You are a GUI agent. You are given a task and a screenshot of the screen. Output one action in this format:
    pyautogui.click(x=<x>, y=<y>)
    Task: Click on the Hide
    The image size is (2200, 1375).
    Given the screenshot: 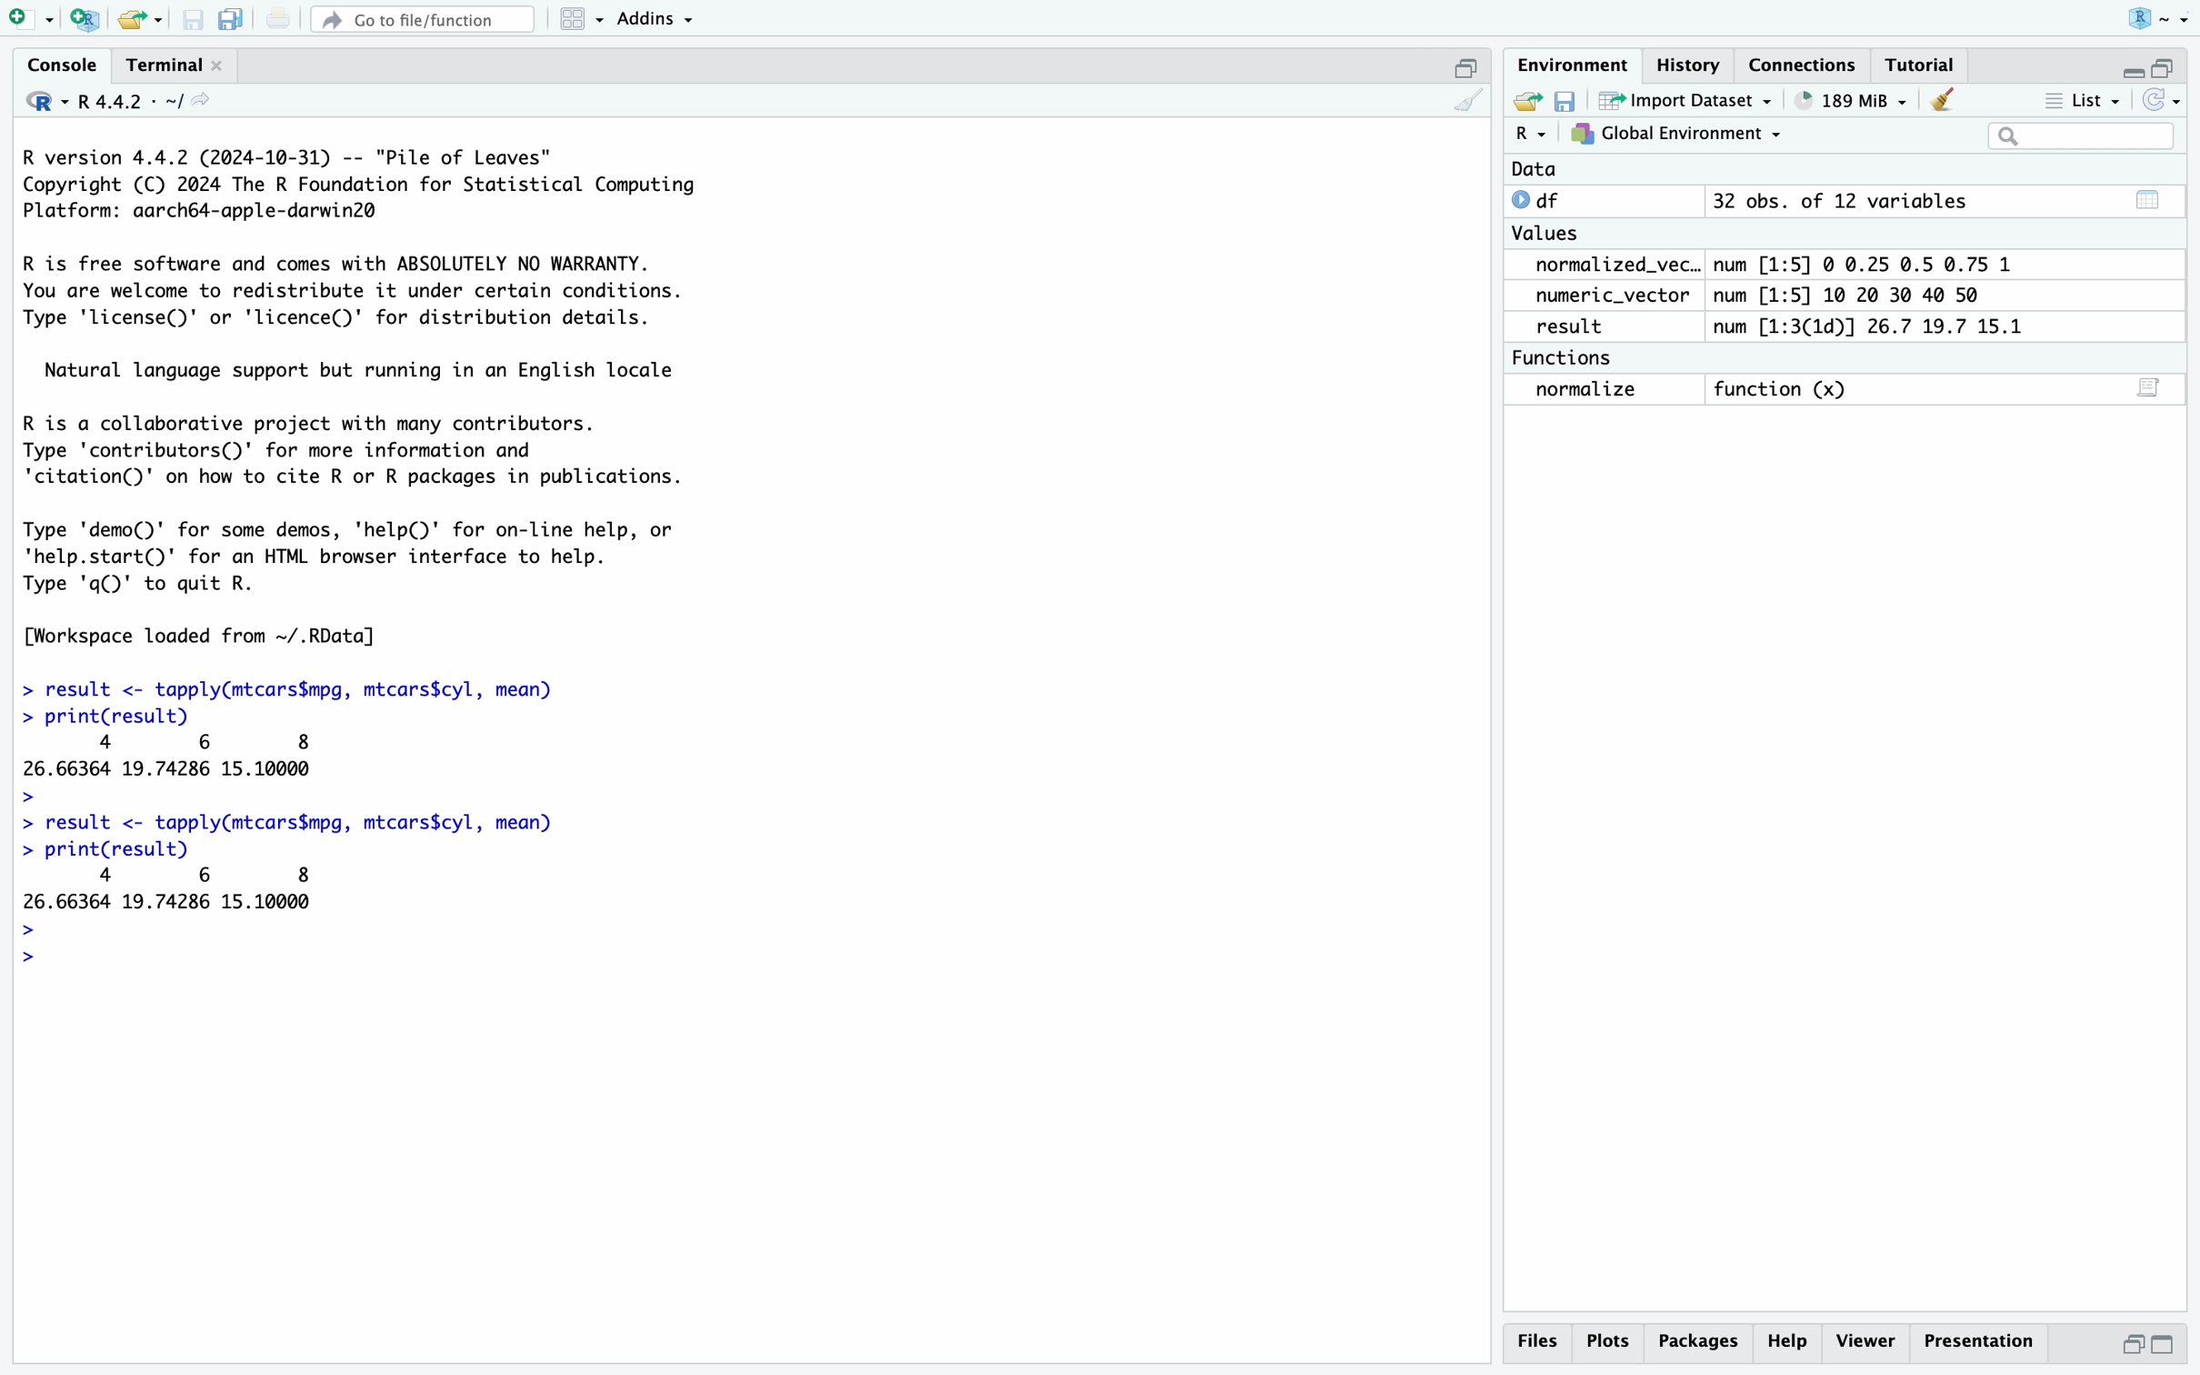 What is the action you would take?
    pyautogui.click(x=2132, y=72)
    